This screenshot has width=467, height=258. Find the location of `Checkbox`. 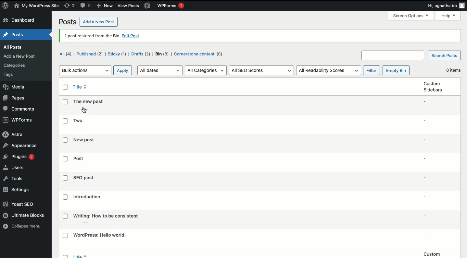

Checkbox is located at coordinates (66, 102).